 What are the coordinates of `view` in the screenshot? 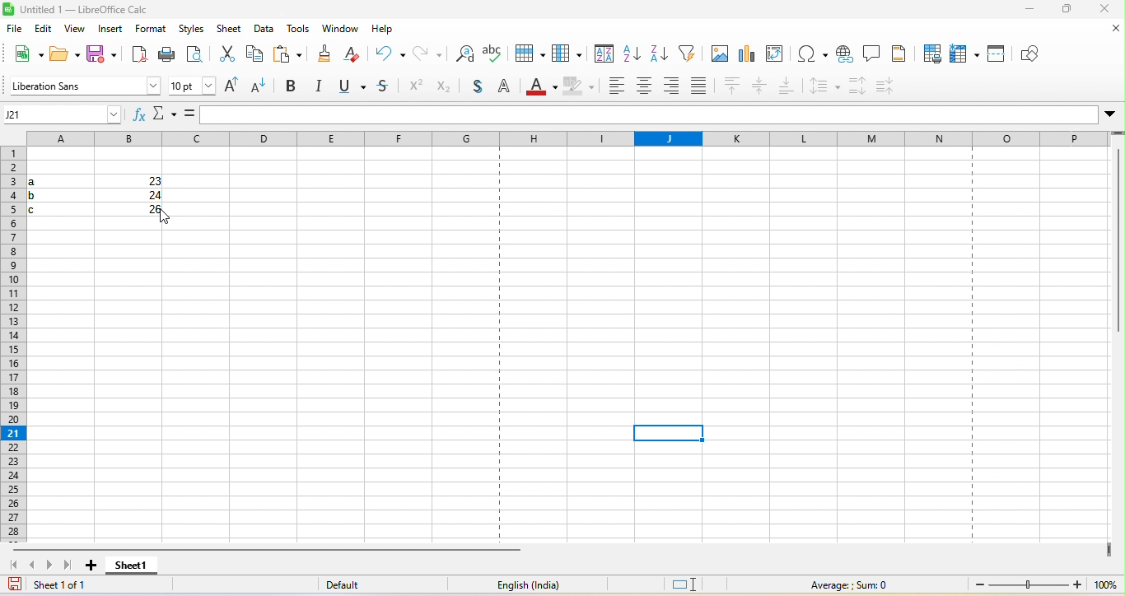 It's located at (76, 29).